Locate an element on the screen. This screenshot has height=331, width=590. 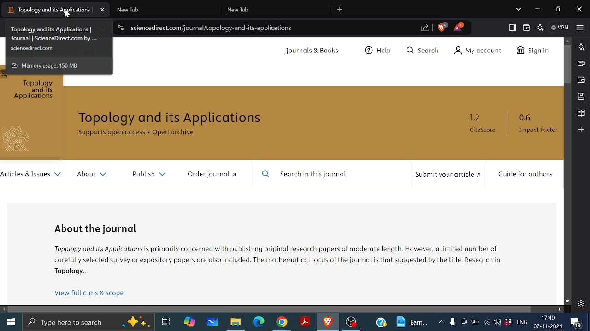
show hidden icons is located at coordinates (442, 321).